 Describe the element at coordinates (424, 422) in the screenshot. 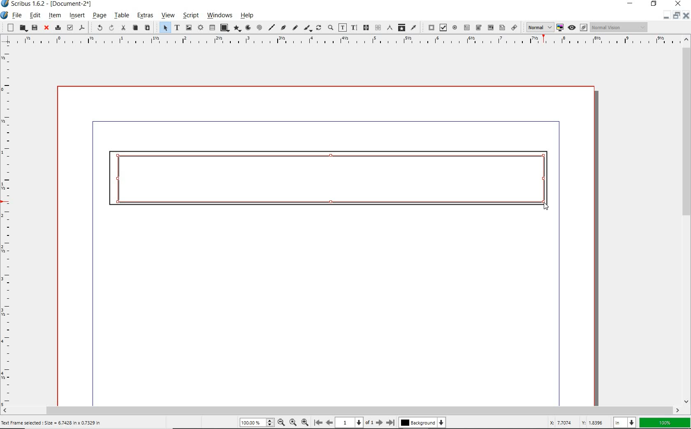

I see `background` at that location.